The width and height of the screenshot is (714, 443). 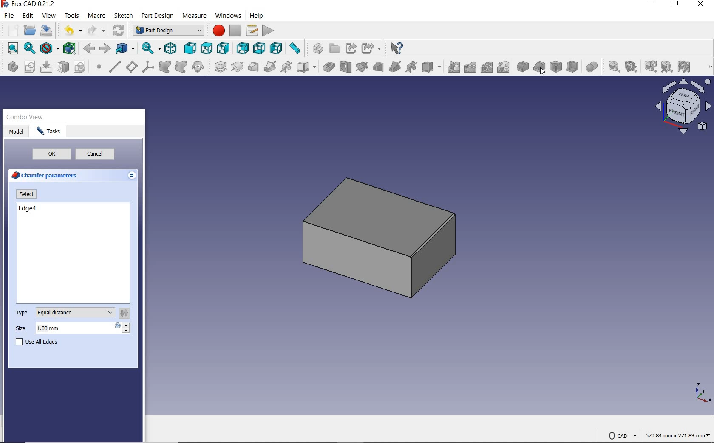 What do you see at coordinates (206, 48) in the screenshot?
I see `top` at bounding box center [206, 48].